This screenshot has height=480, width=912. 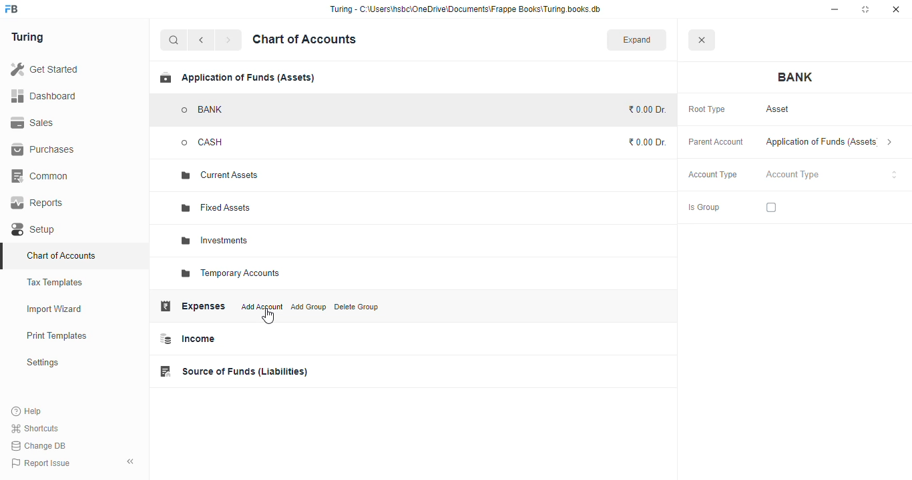 I want to click on fixed assets, so click(x=217, y=208).